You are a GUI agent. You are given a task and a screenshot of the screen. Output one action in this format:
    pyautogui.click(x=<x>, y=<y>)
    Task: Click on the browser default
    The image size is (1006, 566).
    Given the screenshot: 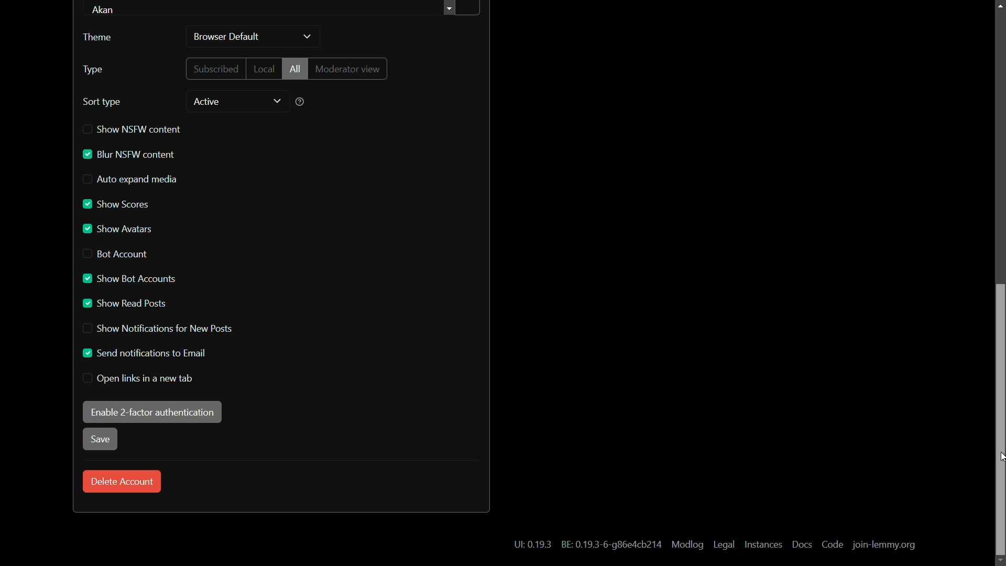 What is the action you would take?
    pyautogui.click(x=227, y=38)
    